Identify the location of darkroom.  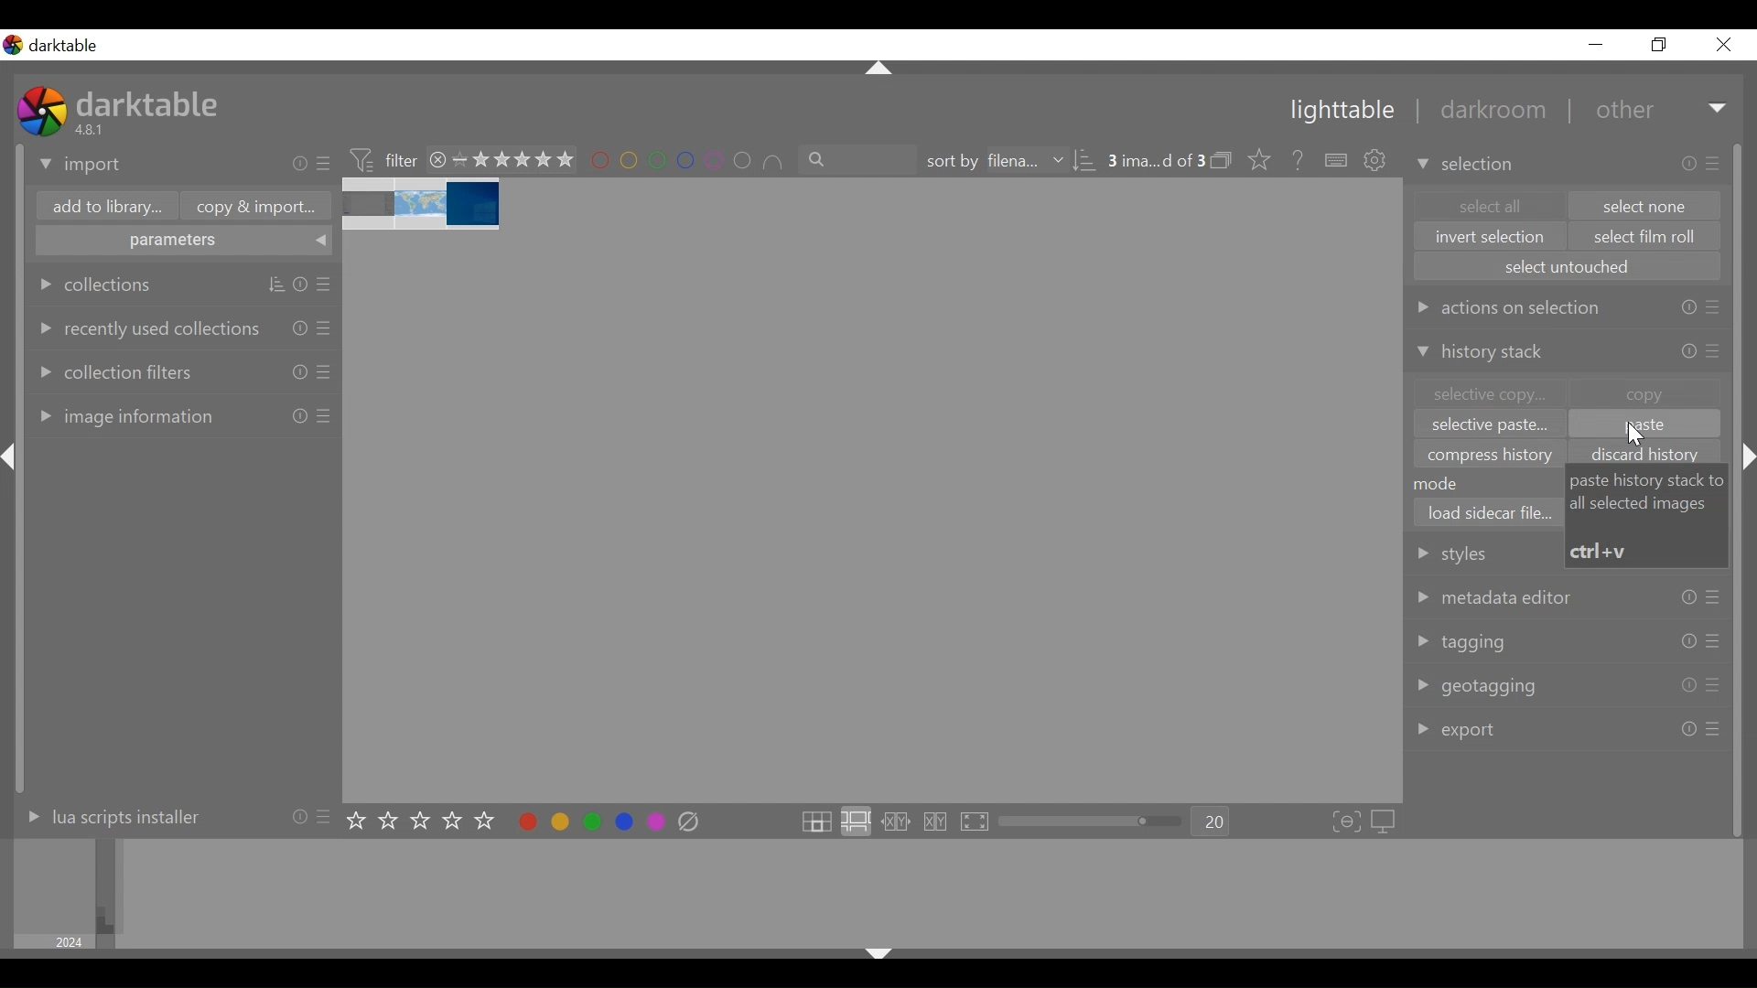
(1485, 113).